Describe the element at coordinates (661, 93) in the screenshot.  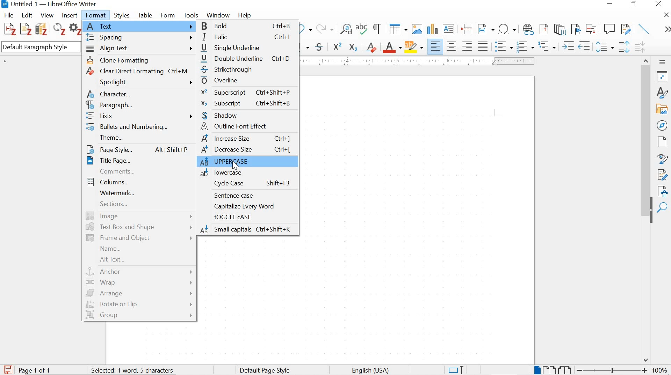
I see `styles` at that location.